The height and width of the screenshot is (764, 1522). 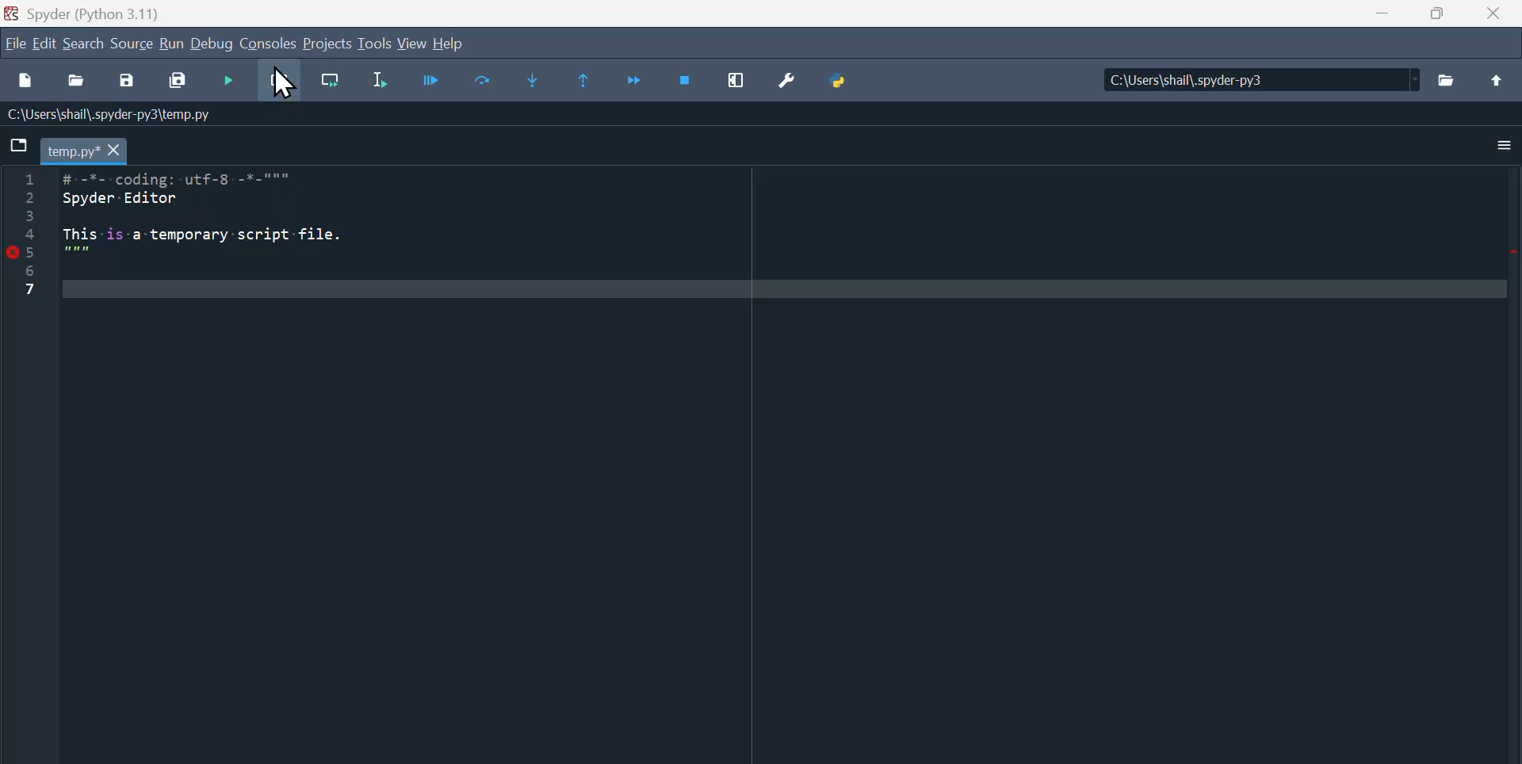 What do you see at coordinates (132, 43) in the screenshot?
I see `Source` at bounding box center [132, 43].